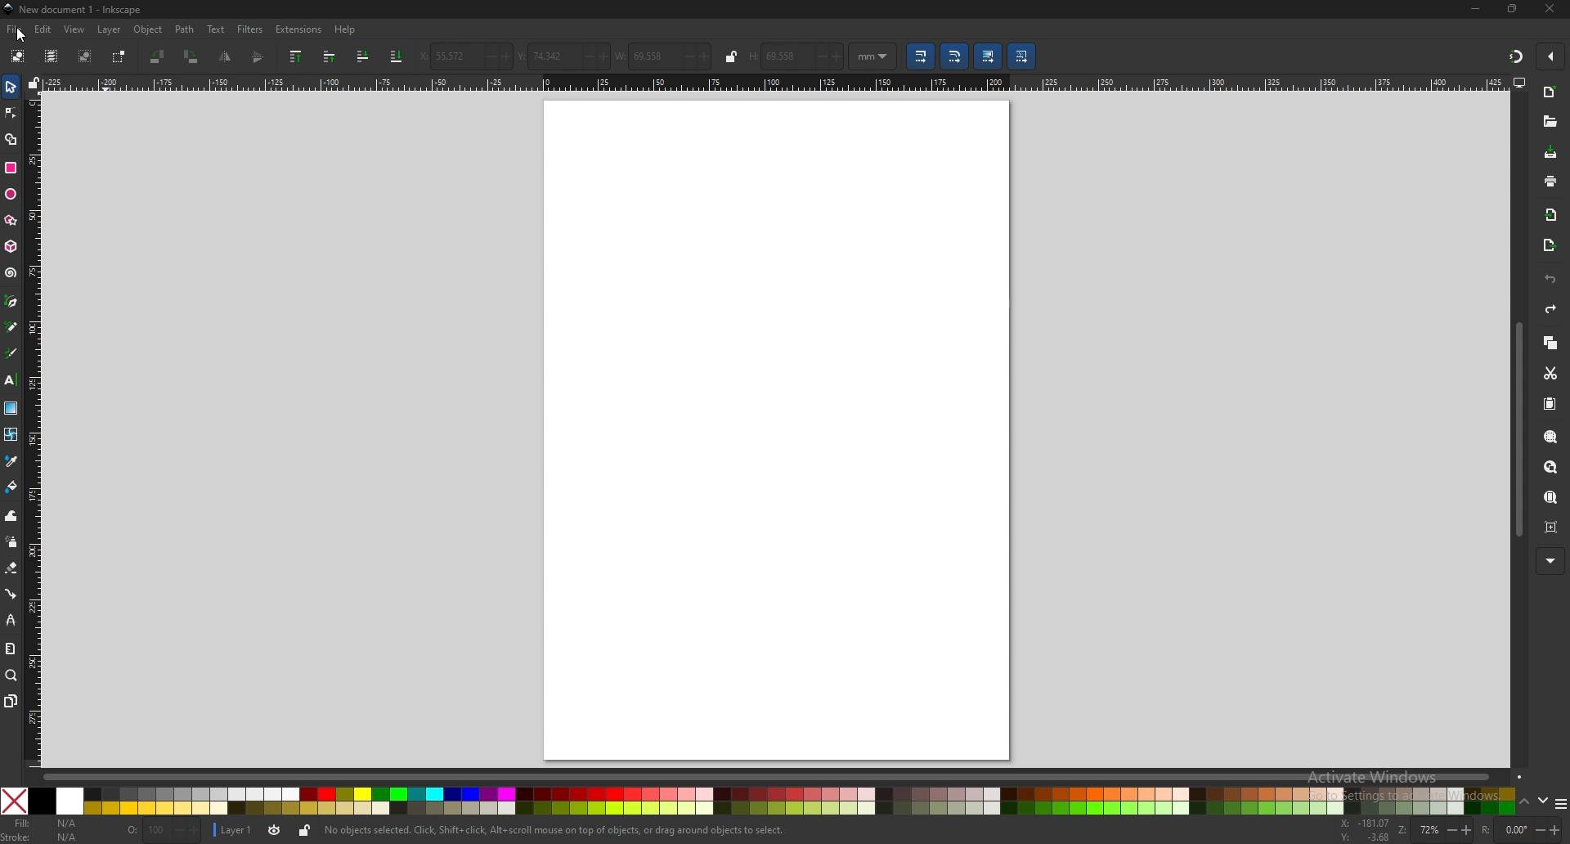  Describe the element at coordinates (11, 87) in the screenshot. I see `selector` at that location.